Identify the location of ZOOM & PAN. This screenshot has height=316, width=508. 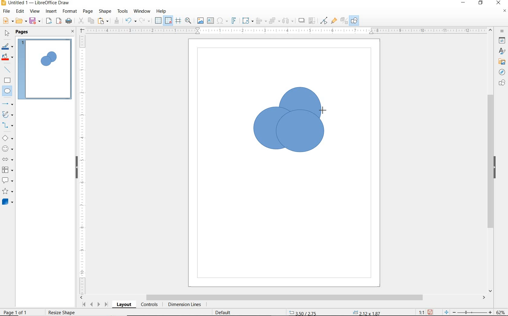
(188, 20).